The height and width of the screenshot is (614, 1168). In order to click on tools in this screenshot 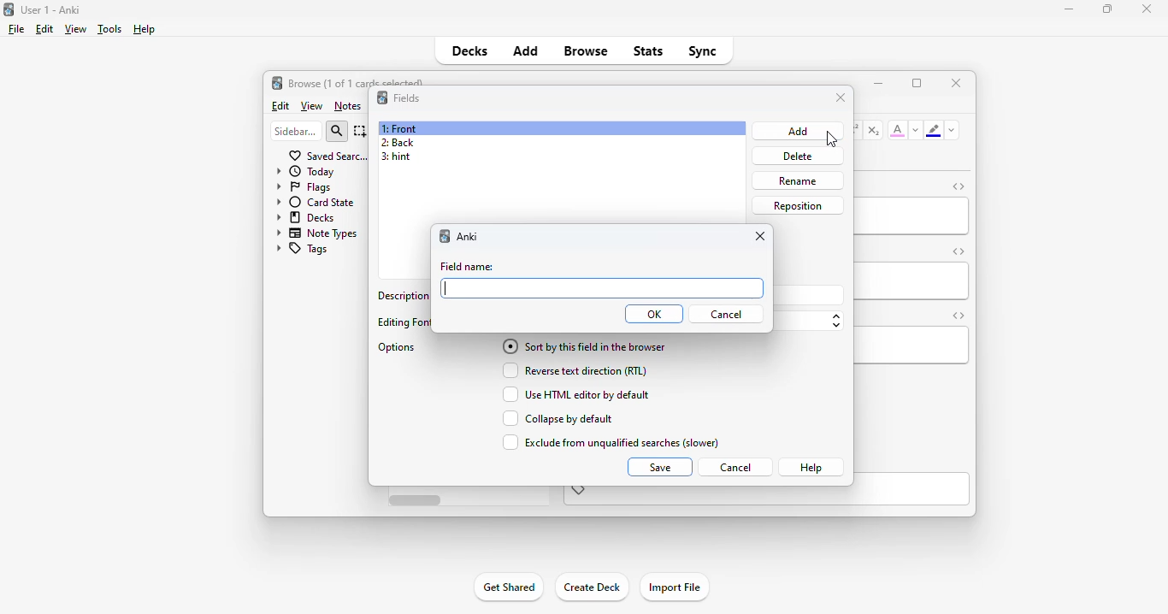, I will do `click(110, 29)`.